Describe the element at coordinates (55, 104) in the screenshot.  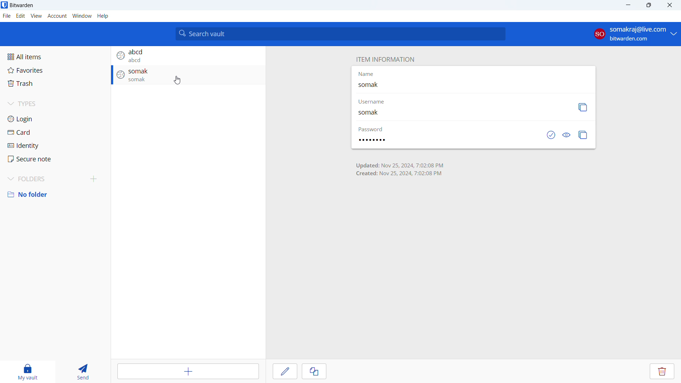
I see `types` at that location.